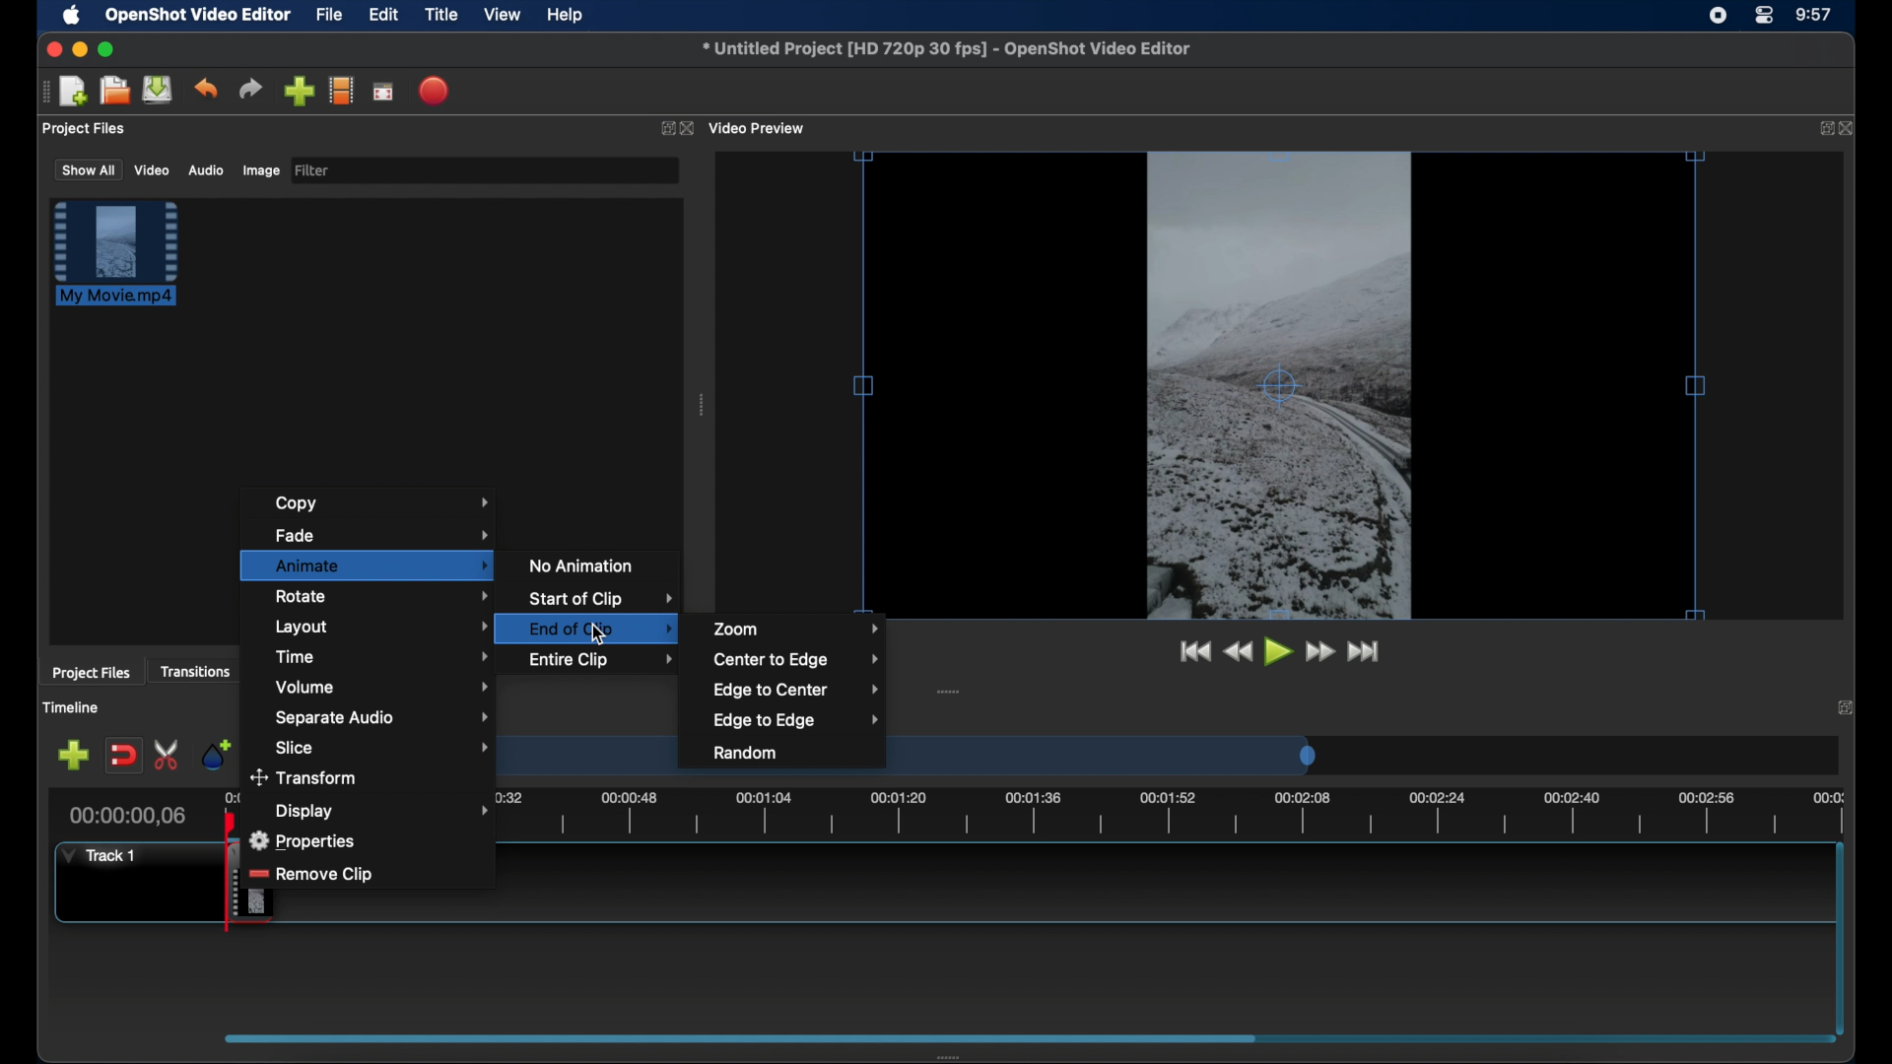  Describe the element at coordinates (234, 799) in the screenshot. I see `0.00` at that location.